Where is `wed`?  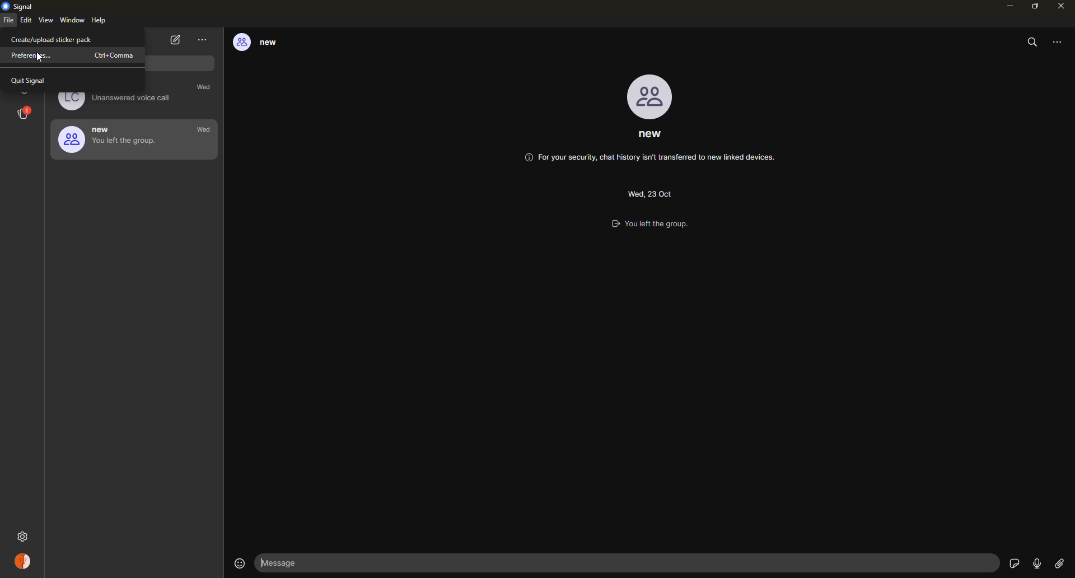 wed is located at coordinates (204, 130).